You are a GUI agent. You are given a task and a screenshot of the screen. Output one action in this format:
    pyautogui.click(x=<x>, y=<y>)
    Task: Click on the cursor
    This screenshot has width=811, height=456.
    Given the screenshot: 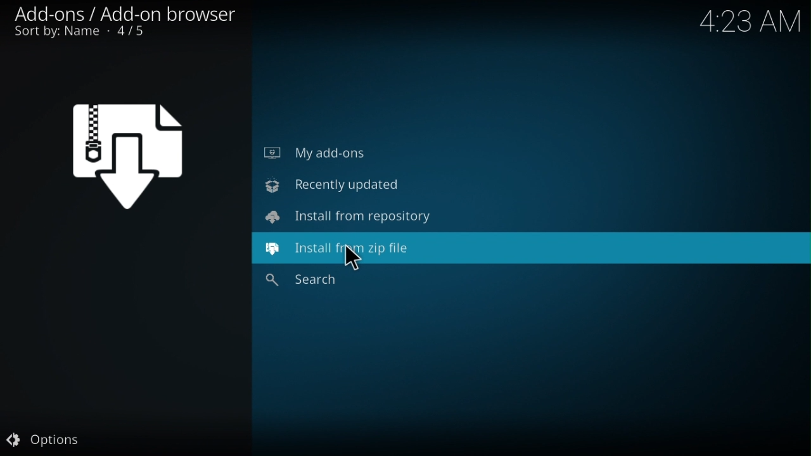 What is the action you would take?
    pyautogui.click(x=348, y=260)
    